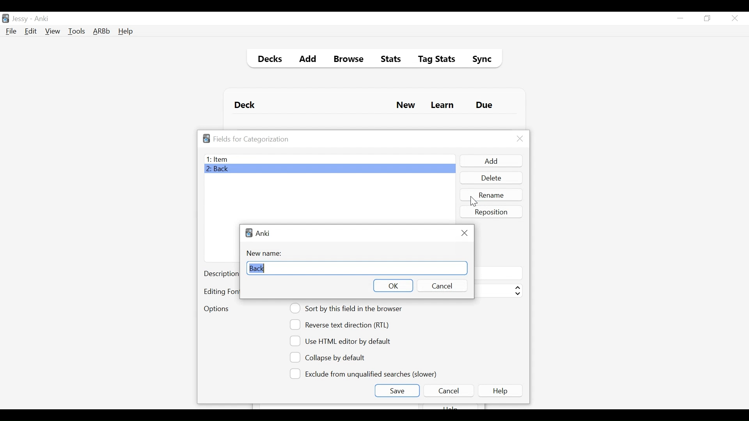 This screenshot has width=749, height=421. What do you see at coordinates (249, 233) in the screenshot?
I see `Anki logo` at bounding box center [249, 233].